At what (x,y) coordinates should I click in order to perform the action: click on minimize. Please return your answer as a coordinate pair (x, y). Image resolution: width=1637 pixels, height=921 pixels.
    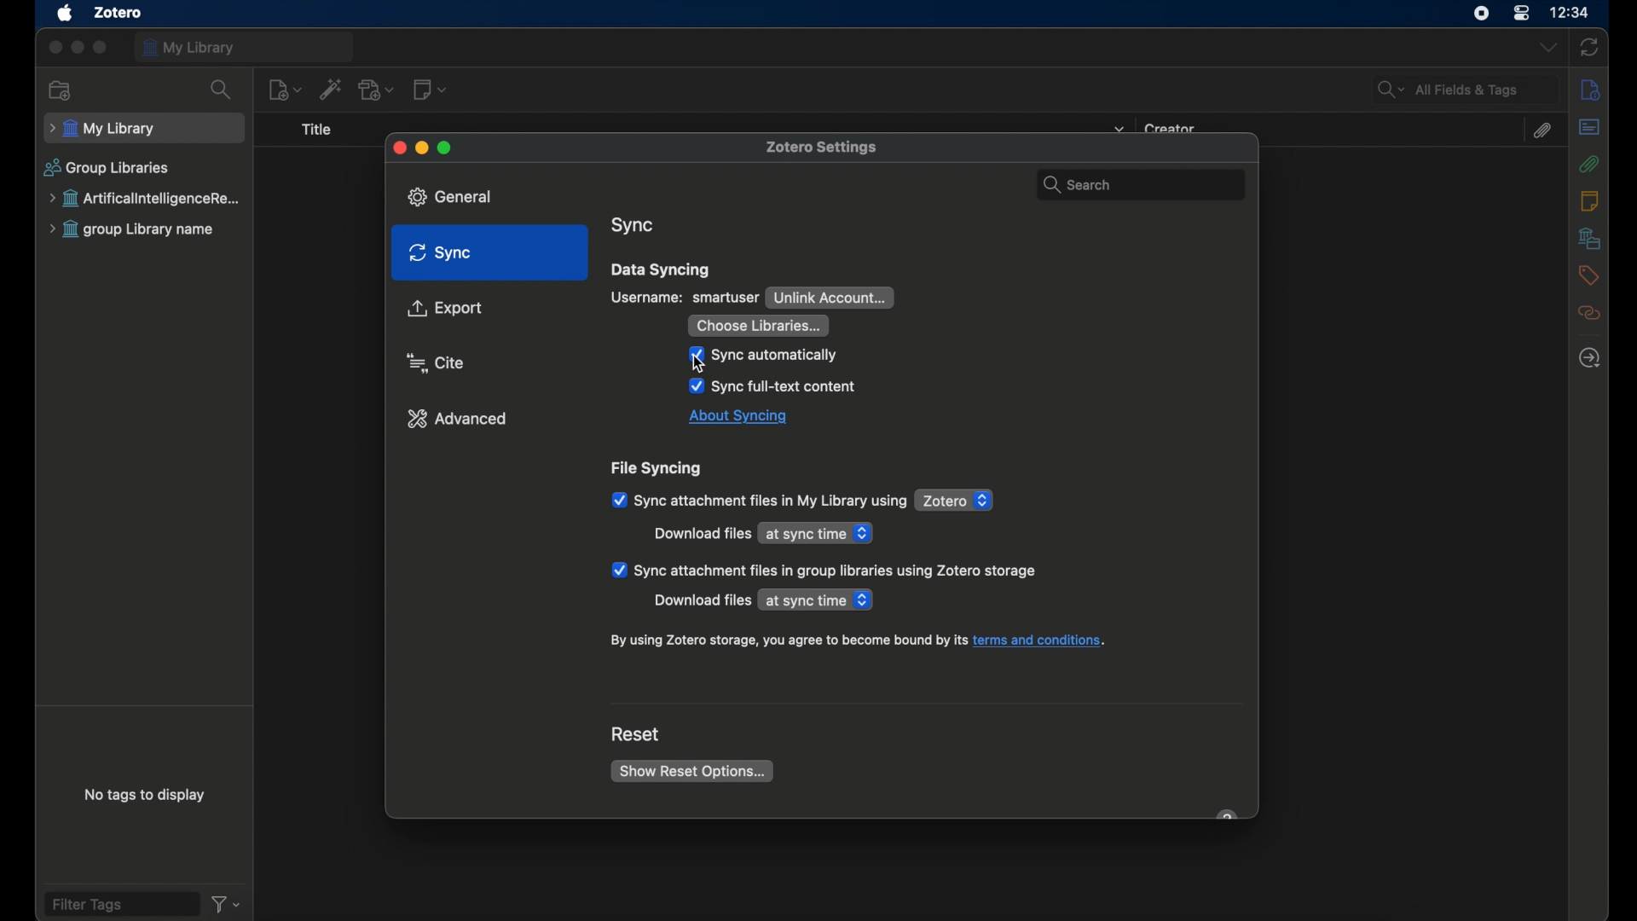
    Looking at the image, I should click on (422, 148).